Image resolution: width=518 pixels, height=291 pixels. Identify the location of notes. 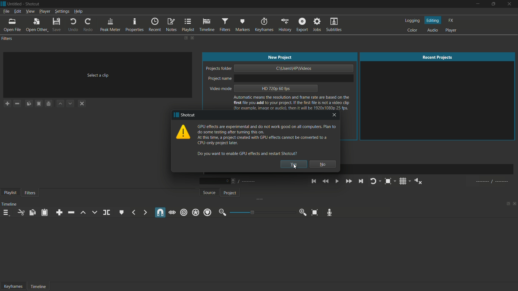
(171, 25).